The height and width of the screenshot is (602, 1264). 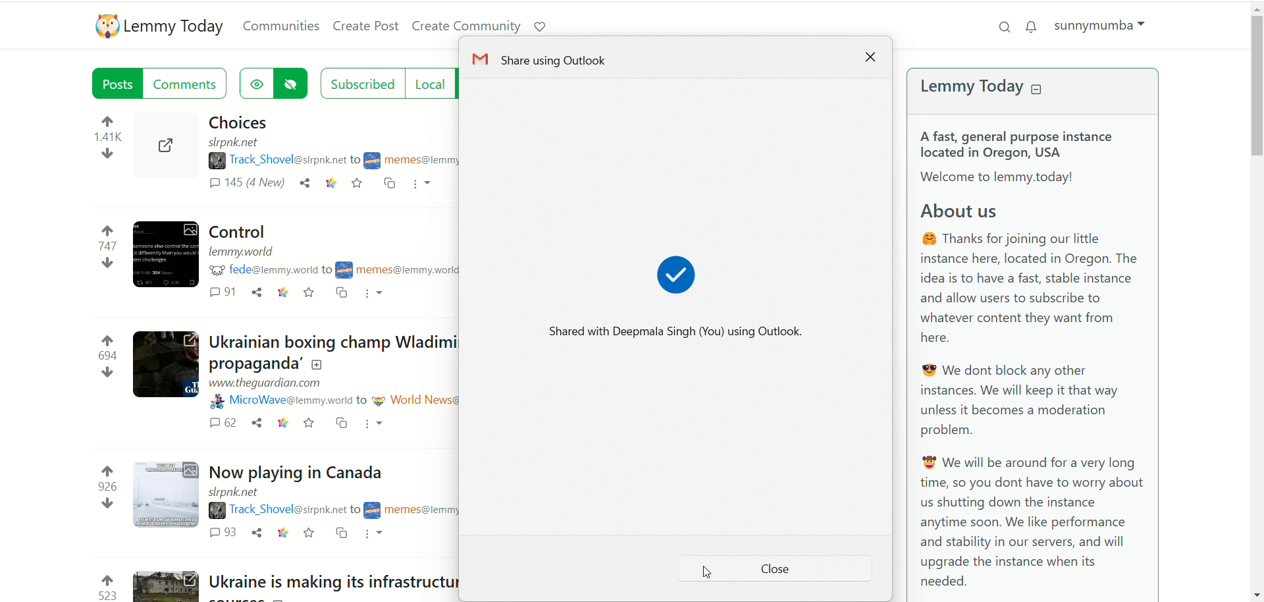 I want to click on support lemmy, so click(x=539, y=26).